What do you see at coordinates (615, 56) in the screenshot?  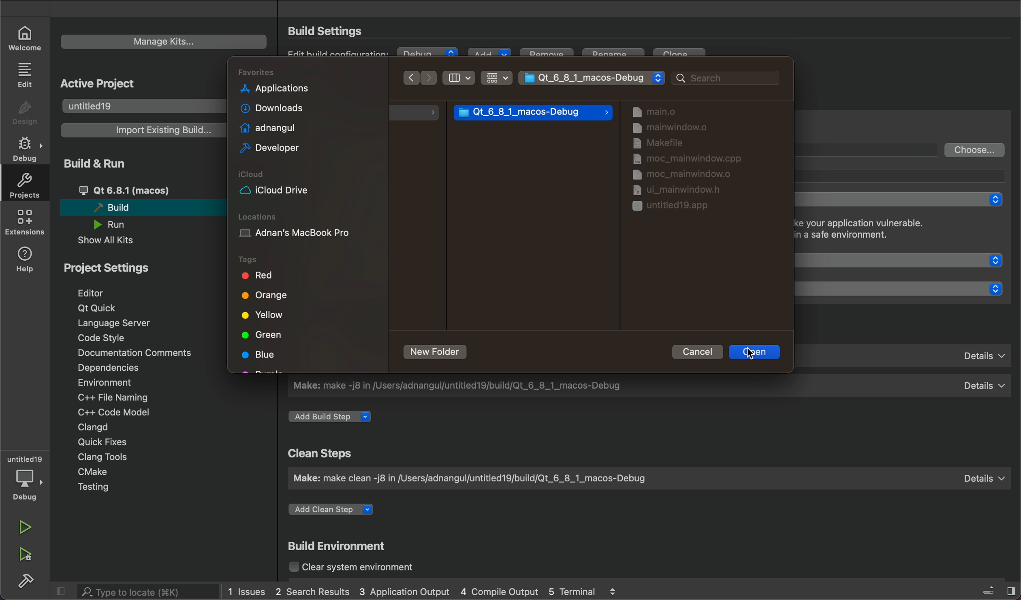 I see `rename` at bounding box center [615, 56].